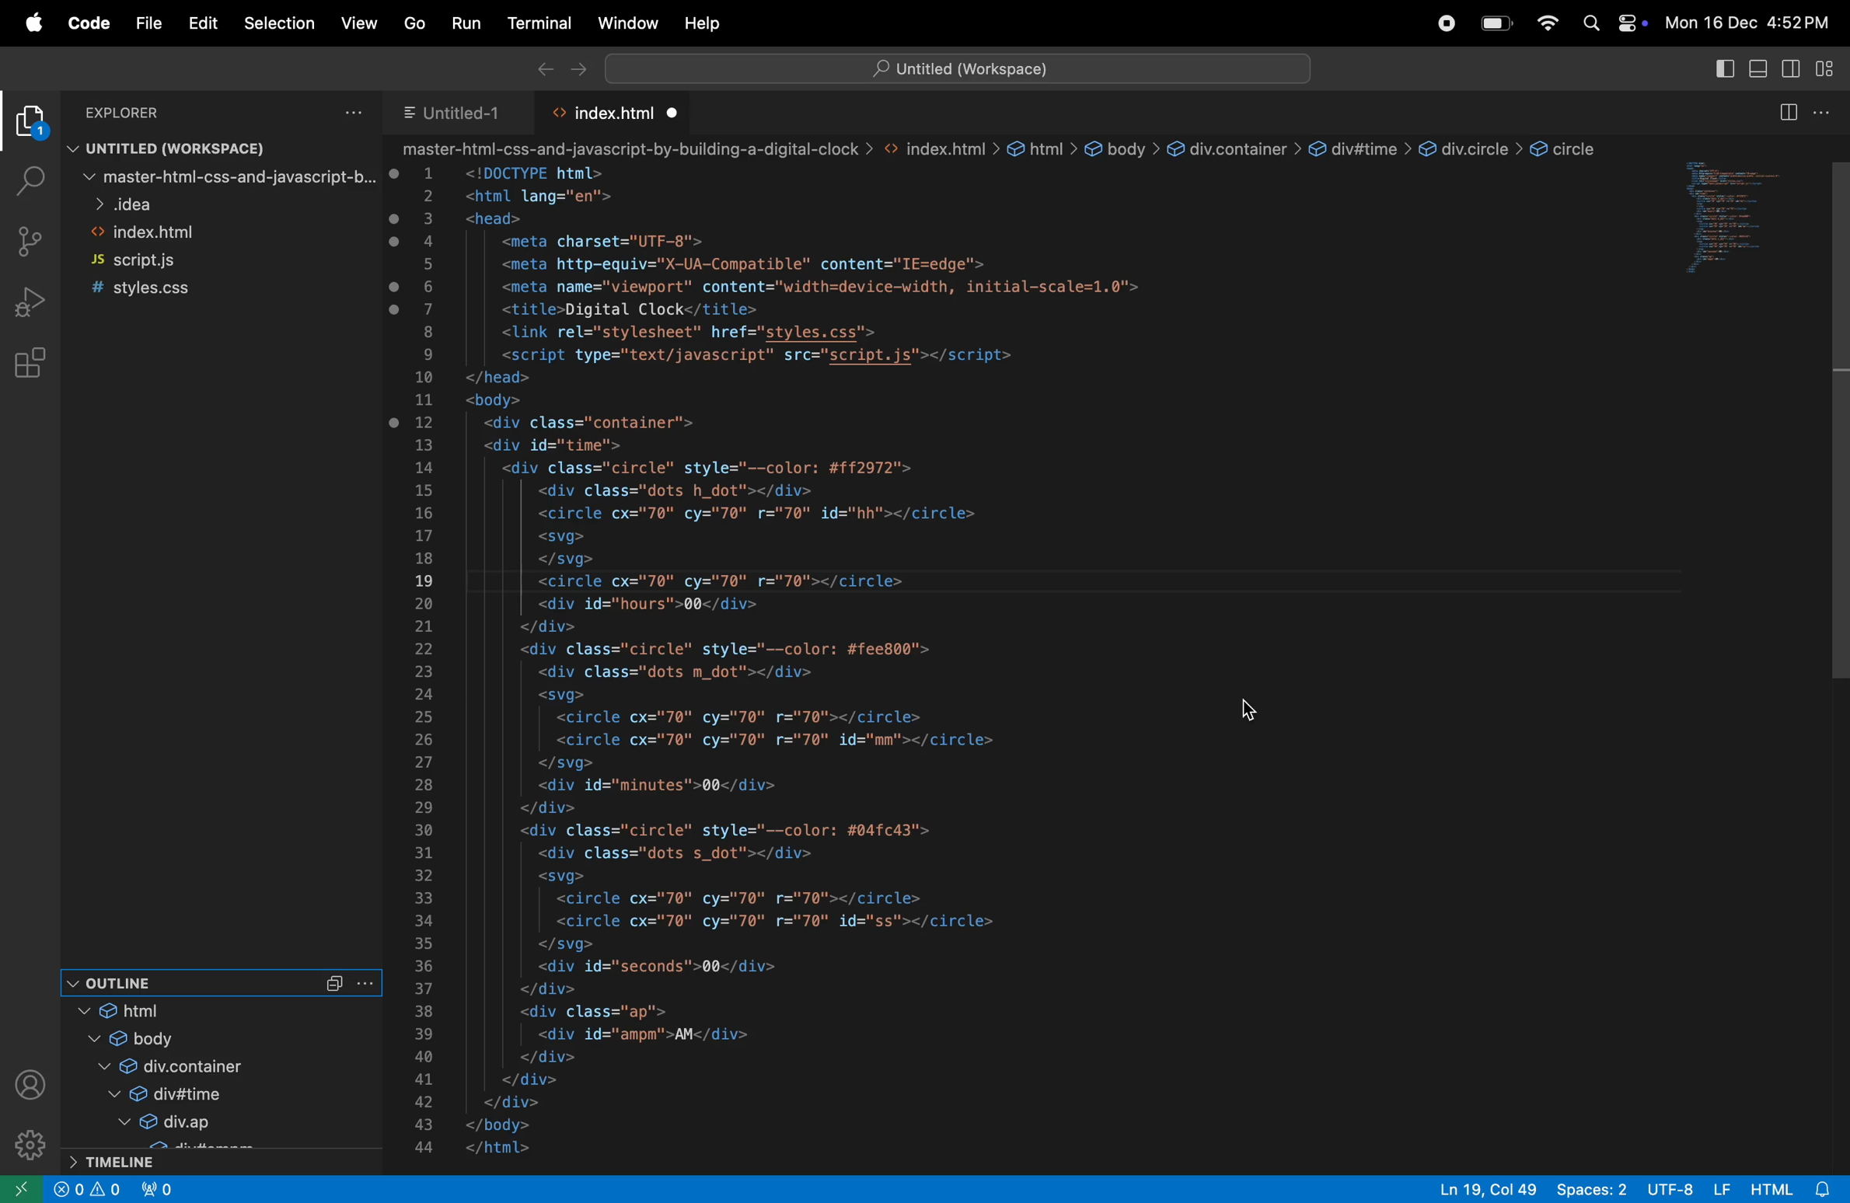  What do you see at coordinates (1591, 1189) in the screenshot?
I see `spaces 2` at bounding box center [1591, 1189].